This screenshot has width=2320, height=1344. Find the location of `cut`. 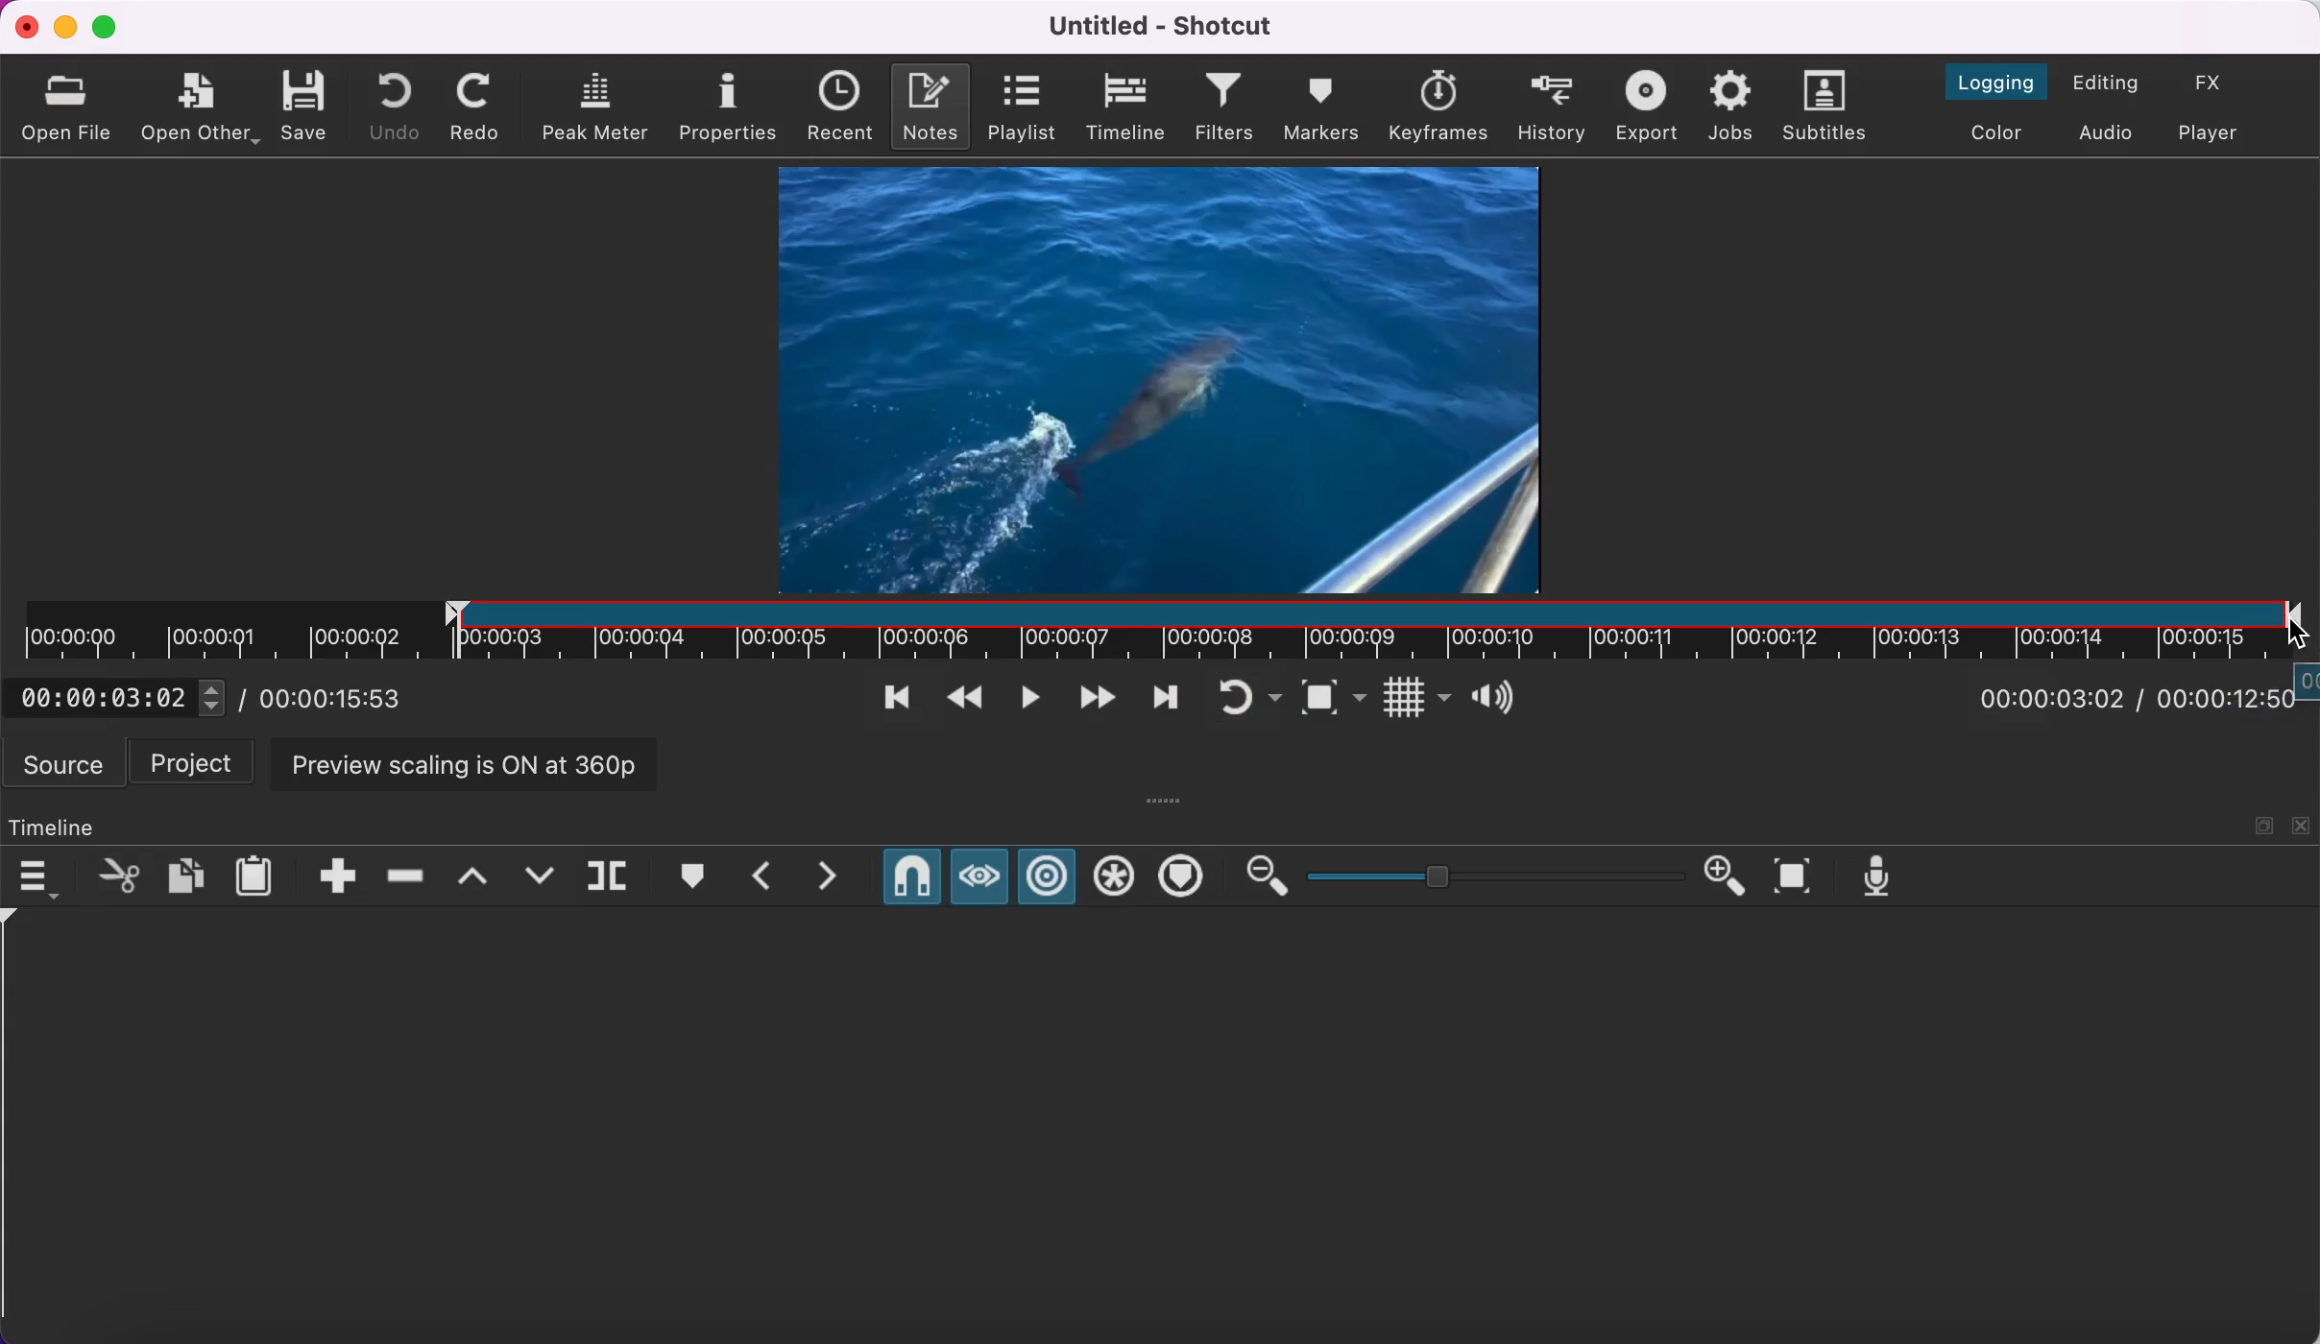

cut is located at coordinates (114, 873).